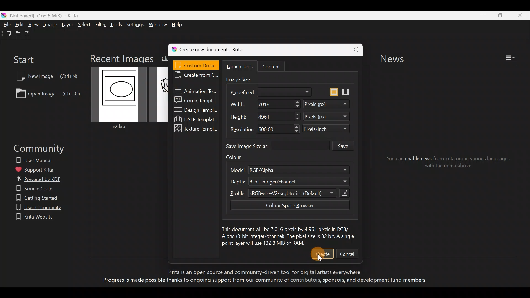 The width and height of the screenshot is (530, 298). What do you see at coordinates (219, 49) in the screenshot?
I see `Create new document - Krita` at bounding box center [219, 49].